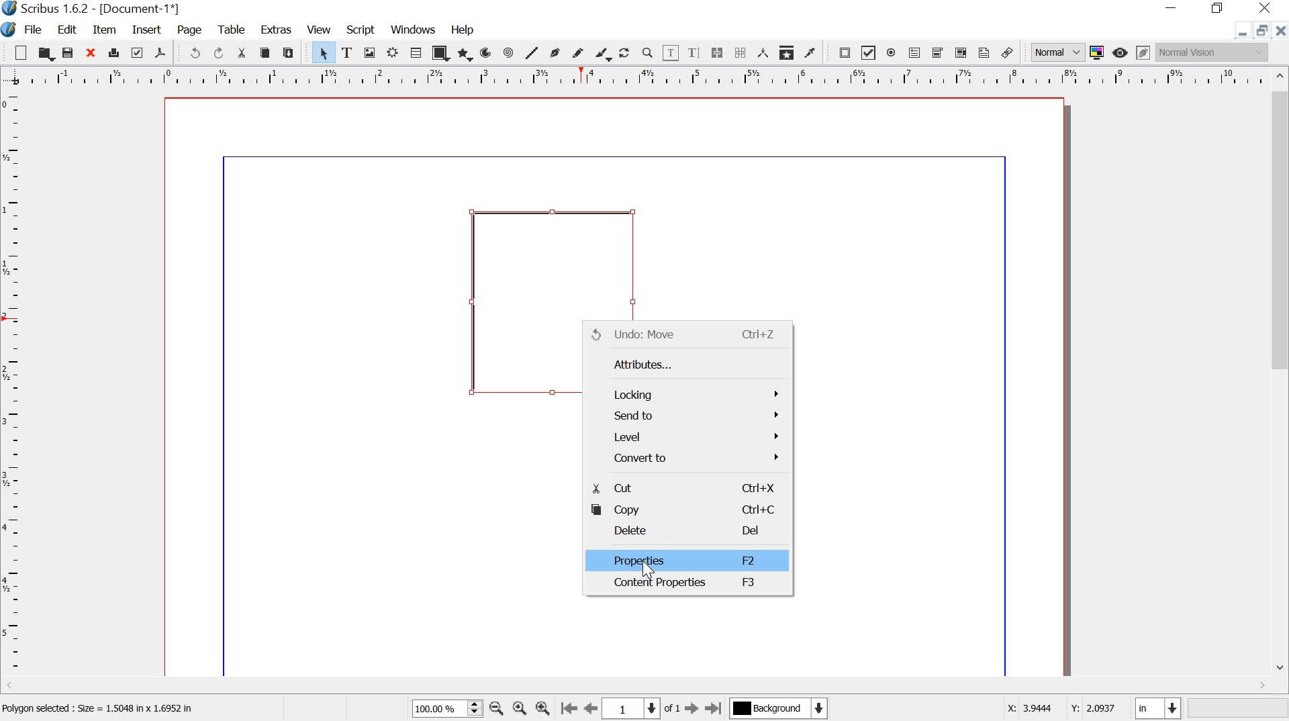 The height and width of the screenshot is (721, 1289). I want to click on normal vision, so click(1213, 52).